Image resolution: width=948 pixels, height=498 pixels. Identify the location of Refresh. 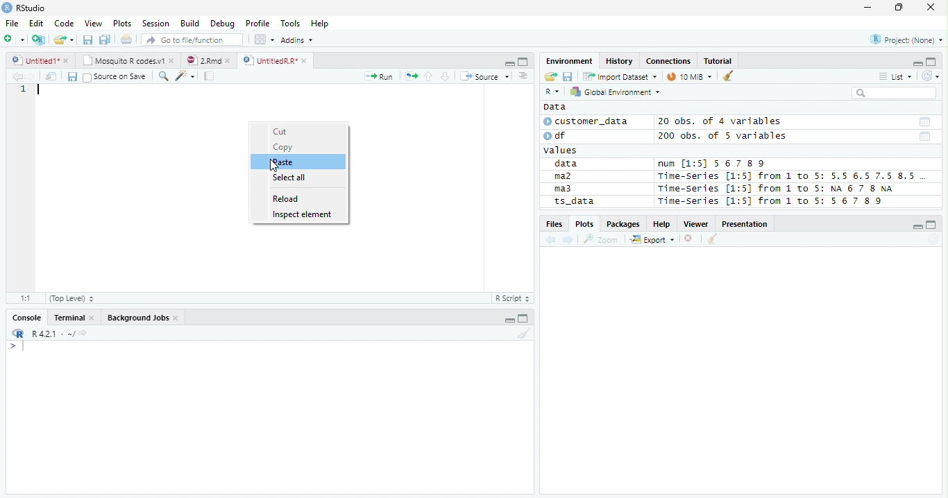
(931, 74).